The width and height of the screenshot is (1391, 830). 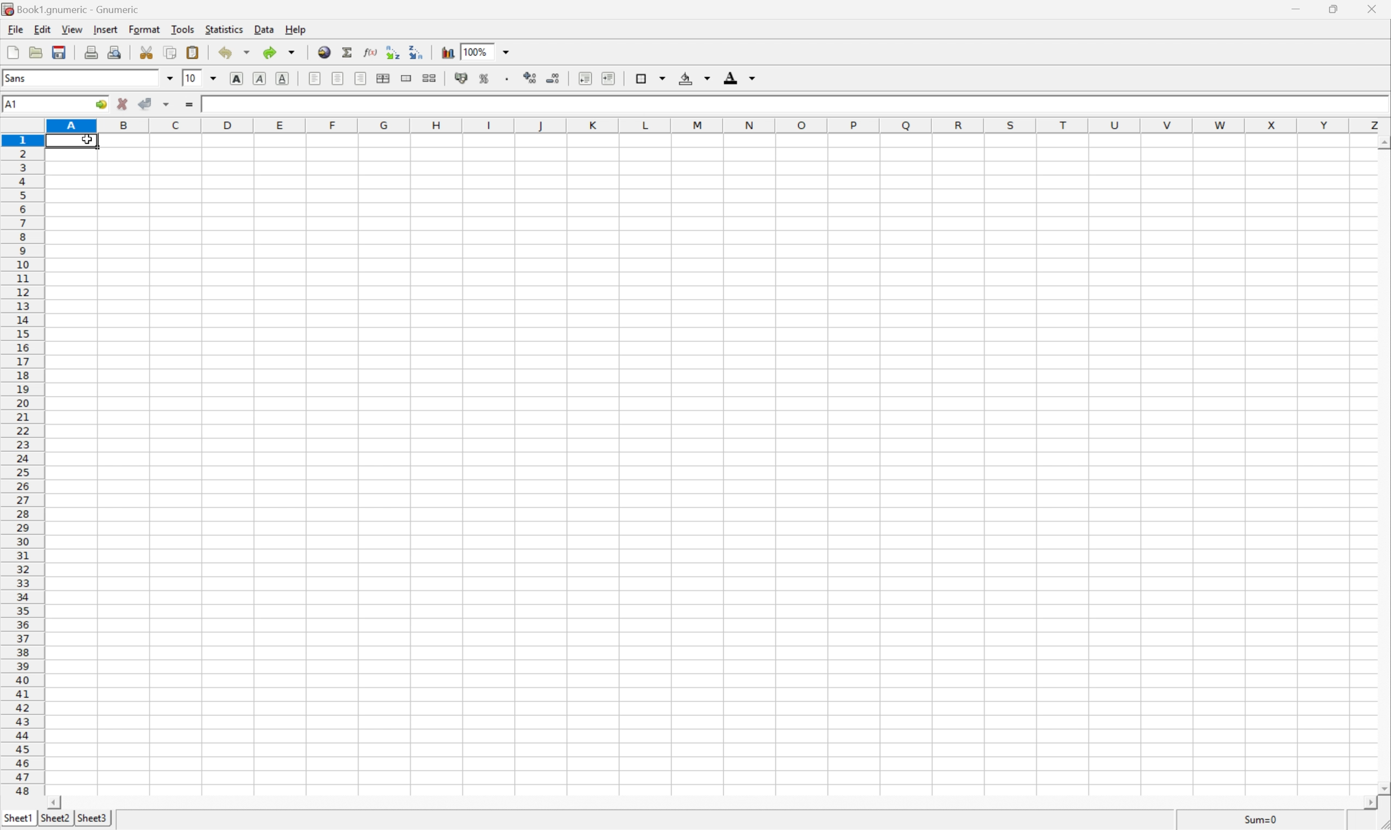 What do you see at coordinates (1265, 820) in the screenshot?
I see `sum=0` at bounding box center [1265, 820].